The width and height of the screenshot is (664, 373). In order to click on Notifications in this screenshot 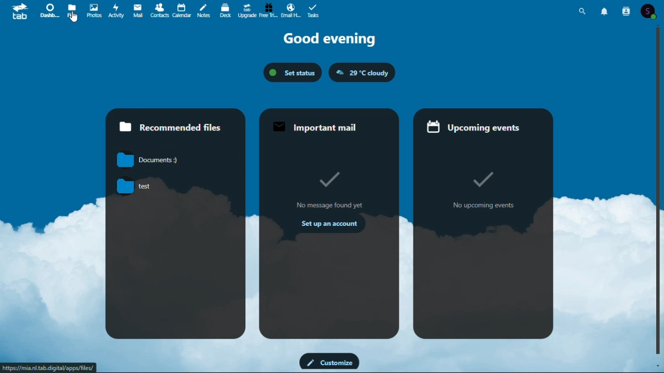, I will do `click(605, 10)`.